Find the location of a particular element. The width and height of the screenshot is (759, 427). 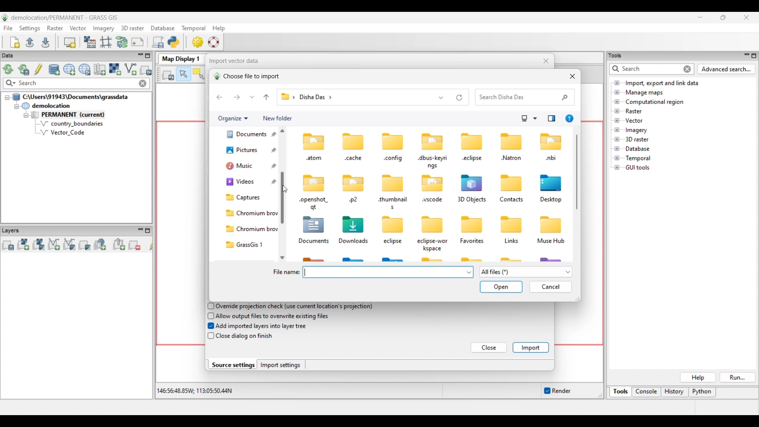

Favorites is located at coordinates (474, 241).